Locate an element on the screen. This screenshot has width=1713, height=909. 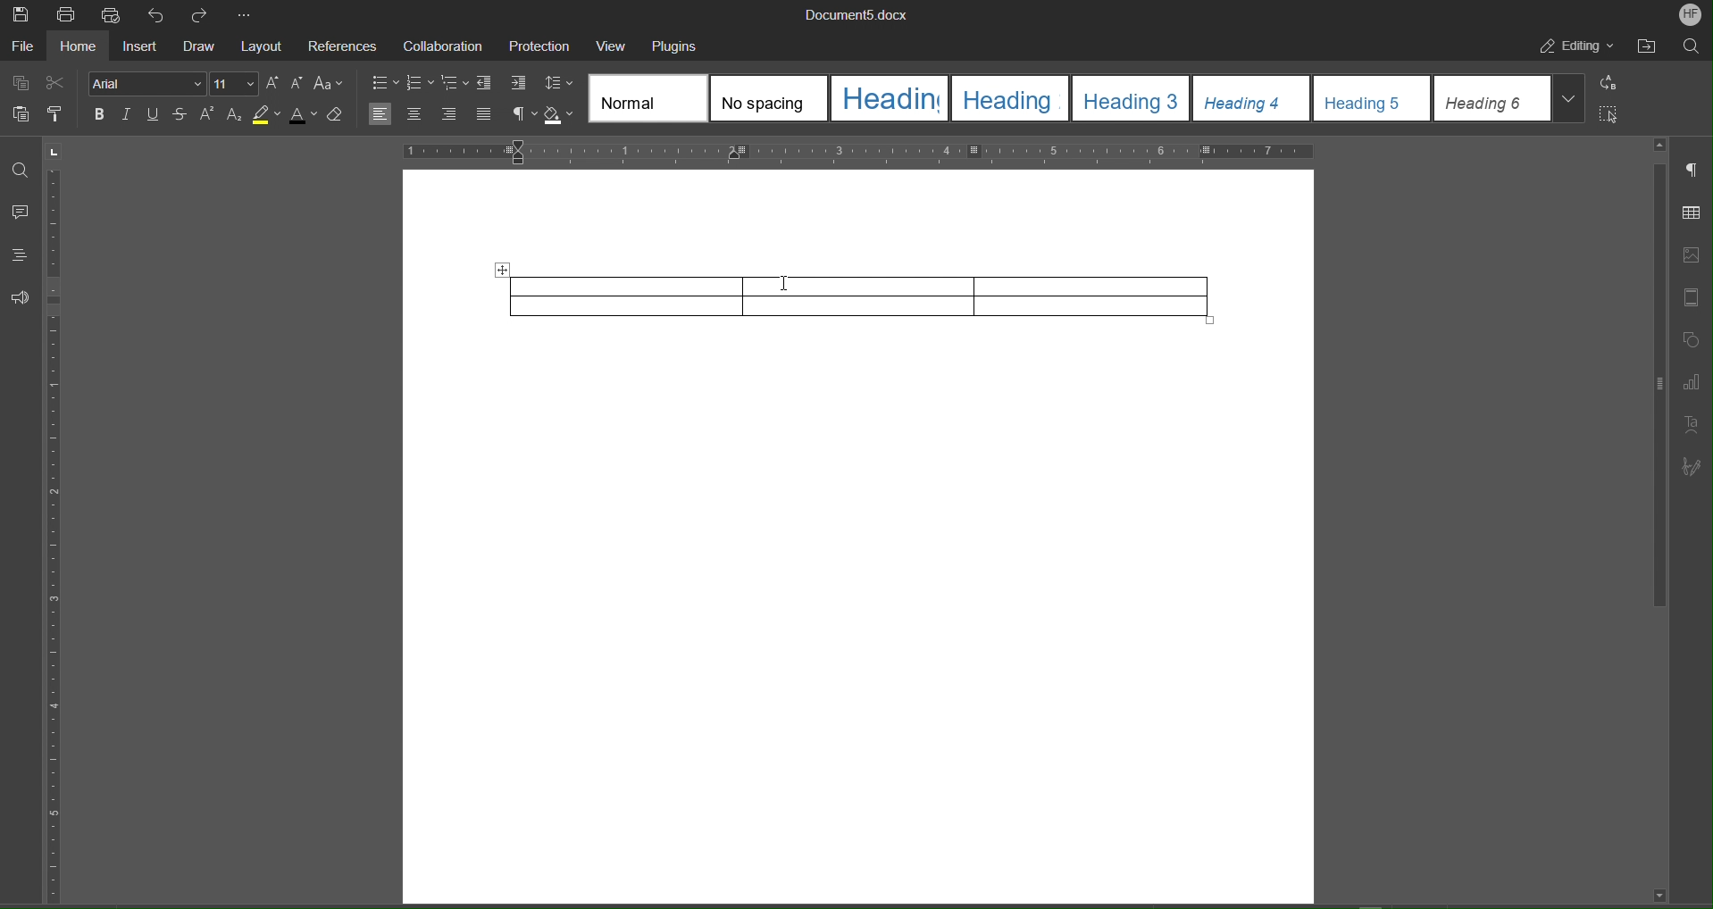
Horizontal Ruler is located at coordinates (857, 151).